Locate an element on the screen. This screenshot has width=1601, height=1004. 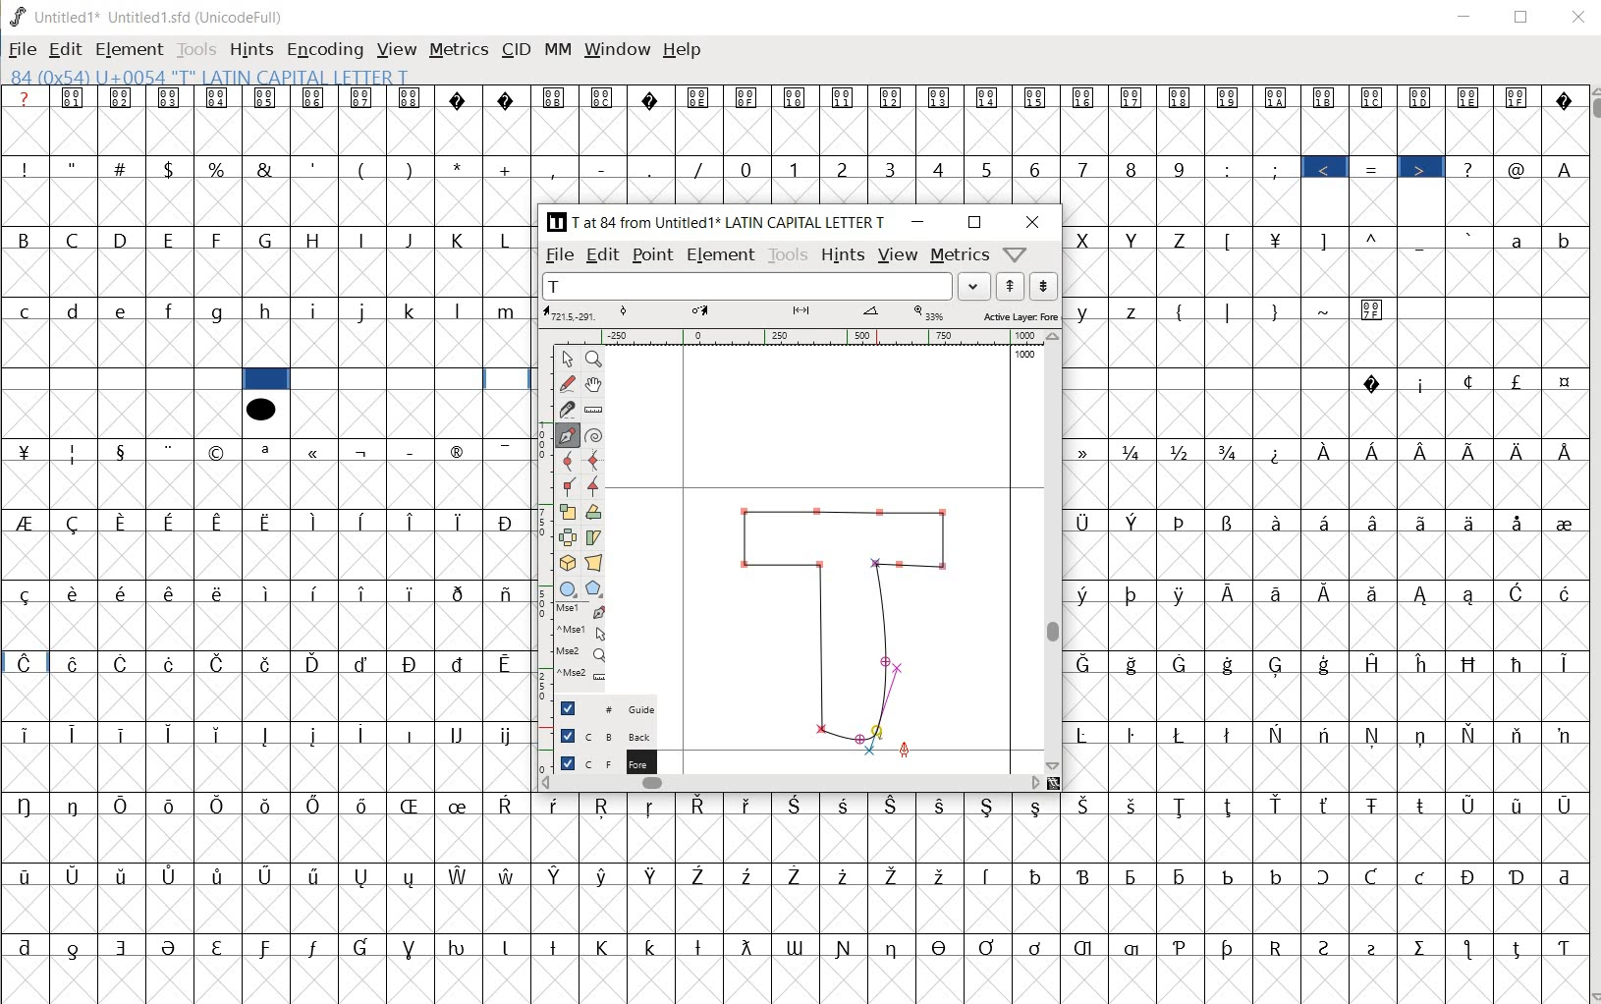
l is located at coordinates (461, 309).